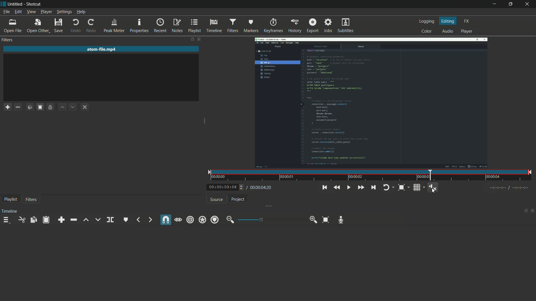  I want to click on paste filters, so click(40, 107).